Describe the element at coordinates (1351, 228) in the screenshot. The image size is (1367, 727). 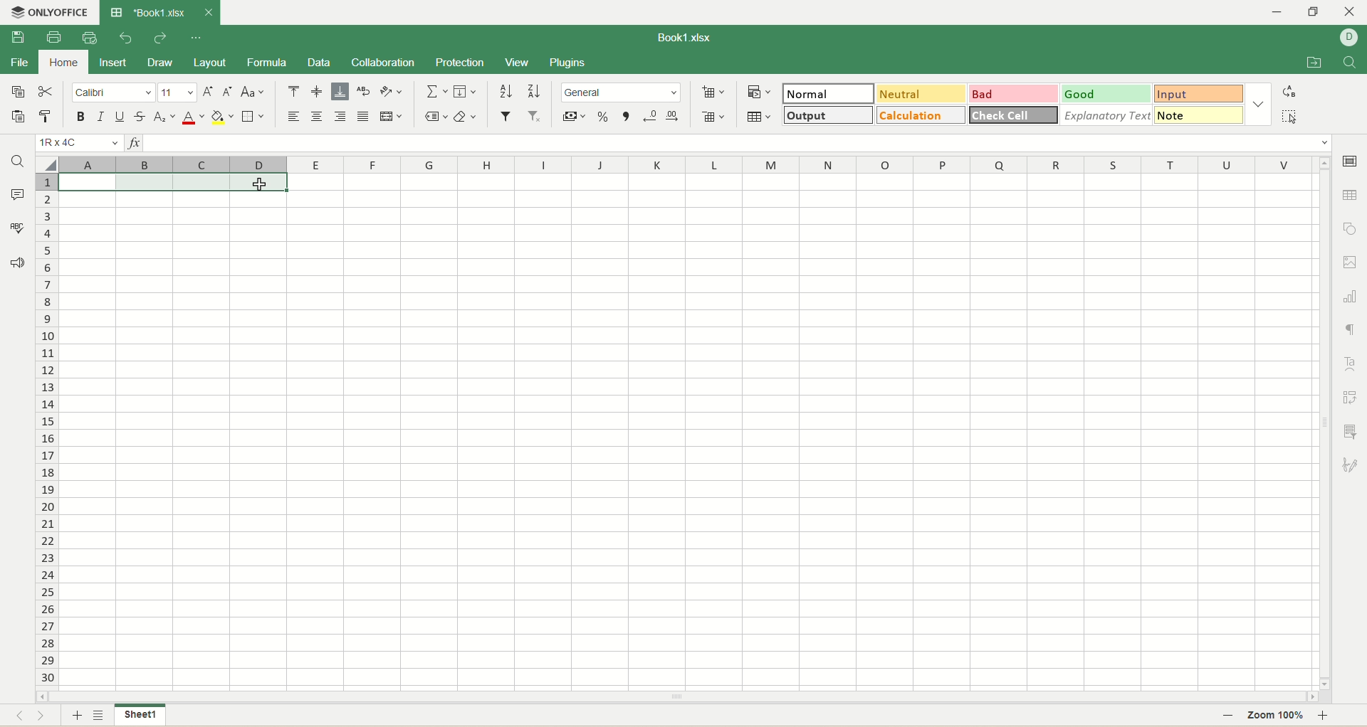
I see `object settings` at that location.